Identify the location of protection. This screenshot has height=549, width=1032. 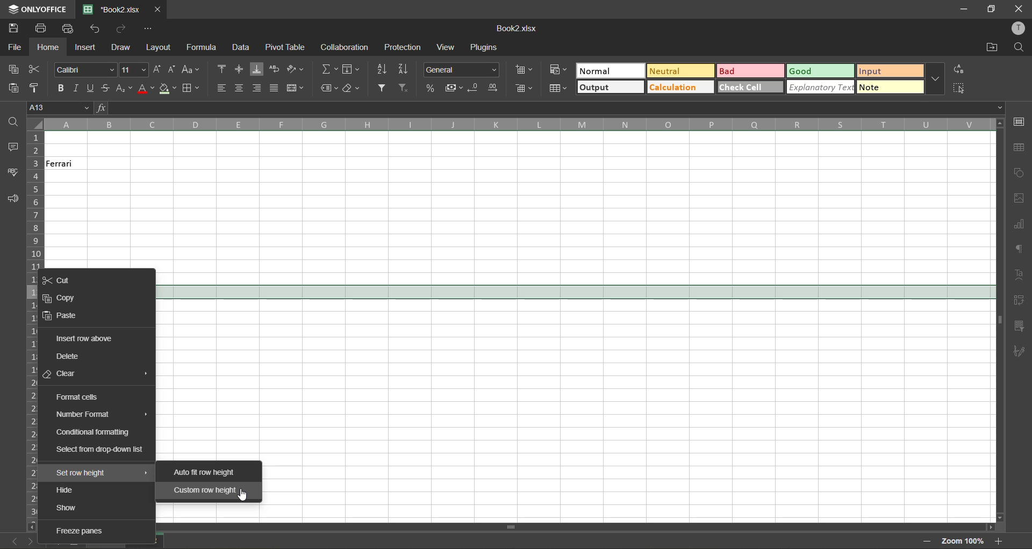
(405, 48).